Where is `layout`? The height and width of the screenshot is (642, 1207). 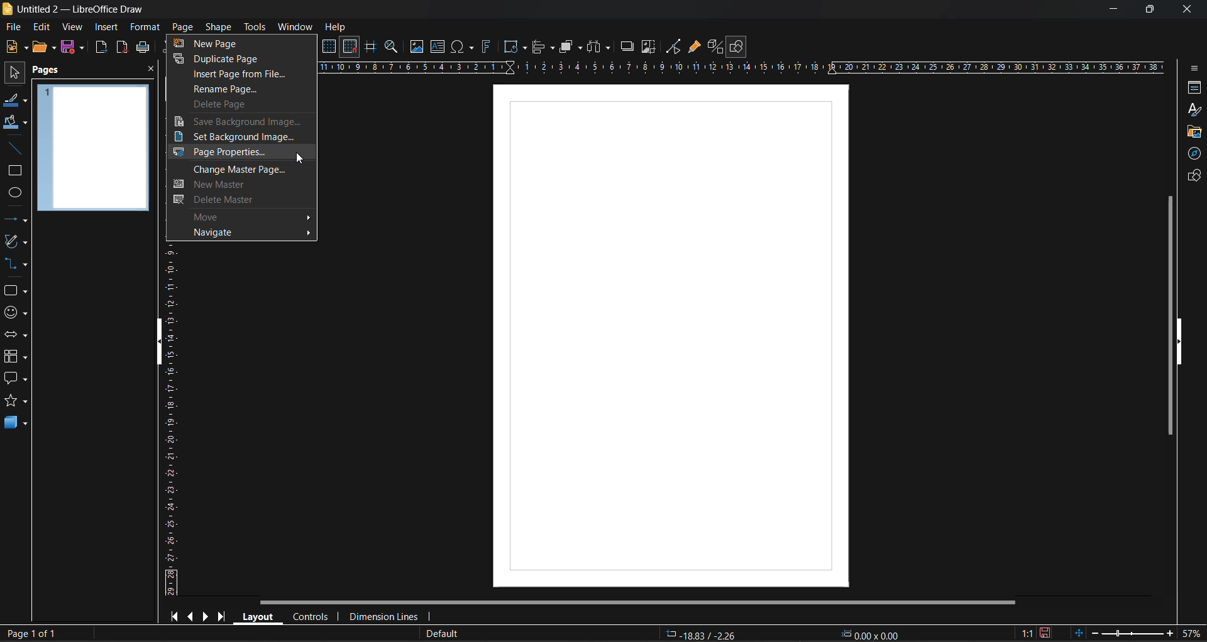
layout is located at coordinates (260, 617).